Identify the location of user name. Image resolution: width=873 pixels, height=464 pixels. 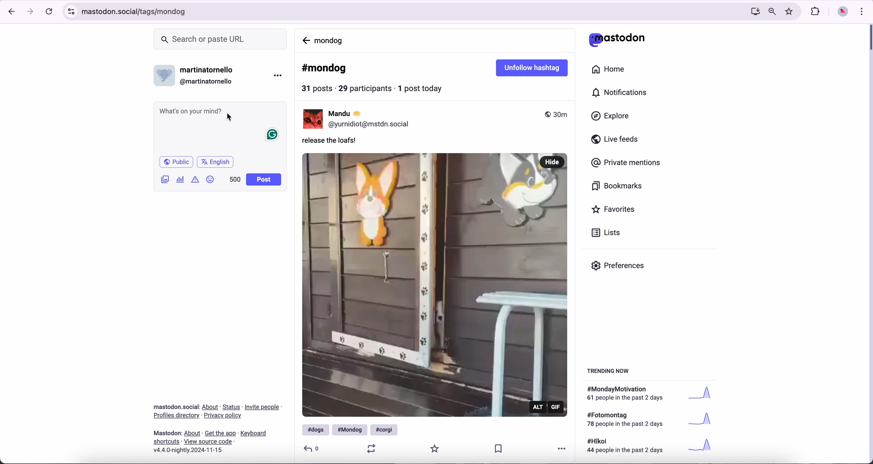
(209, 70).